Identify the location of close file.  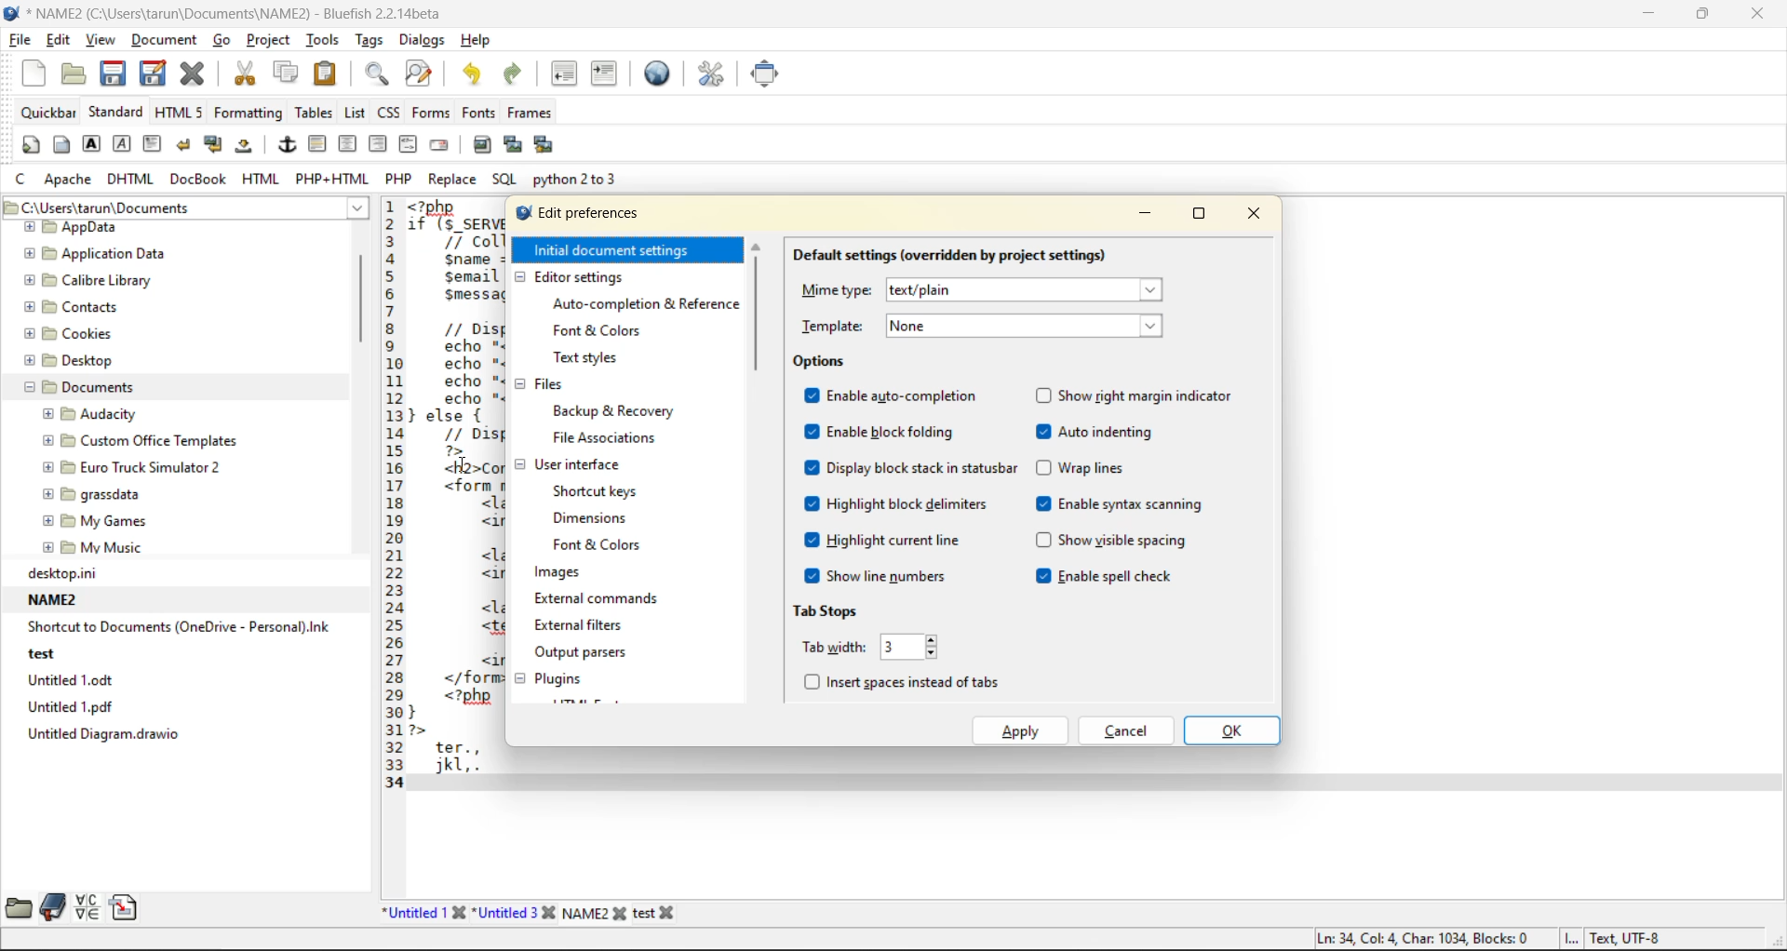
(194, 74).